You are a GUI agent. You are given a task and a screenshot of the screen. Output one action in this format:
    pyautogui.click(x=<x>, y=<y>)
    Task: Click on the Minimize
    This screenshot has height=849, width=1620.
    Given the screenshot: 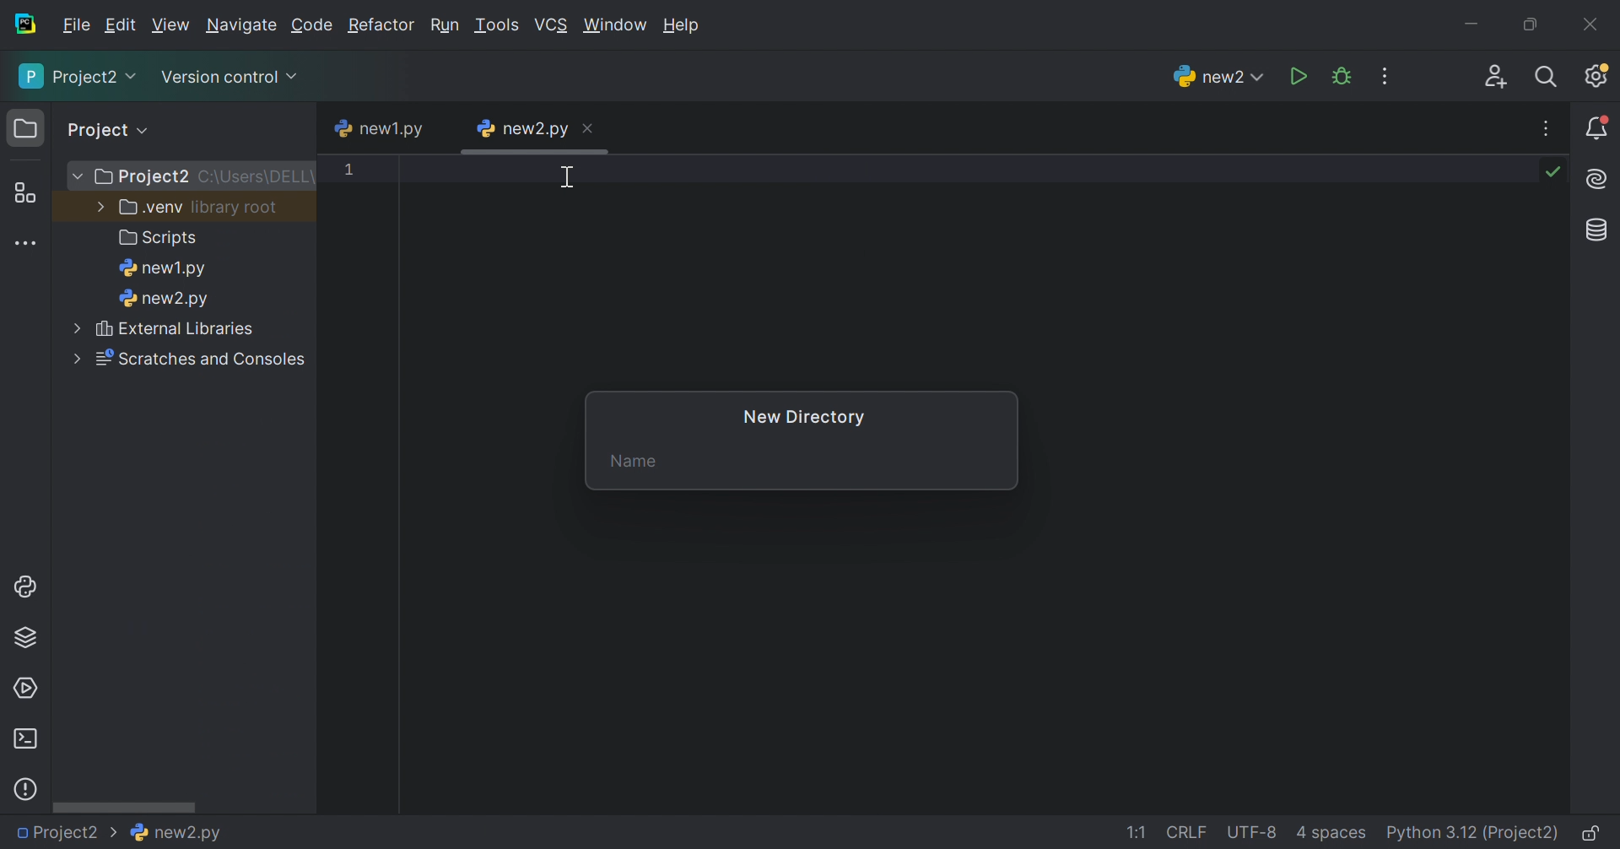 What is the action you would take?
    pyautogui.click(x=1476, y=24)
    